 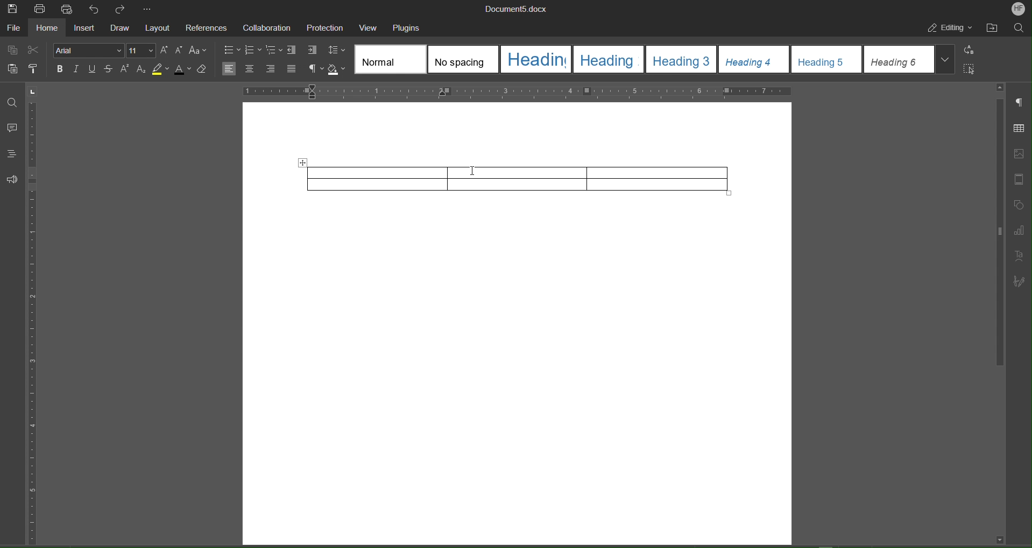 I want to click on Shape Settings, so click(x=1020, y=205).